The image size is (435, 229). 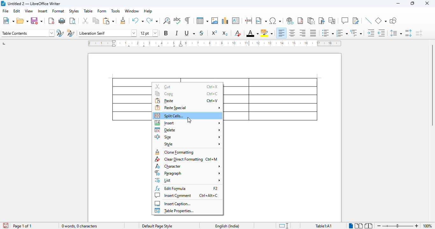 What do you see at coordinates (282, 33) in the screenshot?
I see `align left` at bounding box center [282, 33].